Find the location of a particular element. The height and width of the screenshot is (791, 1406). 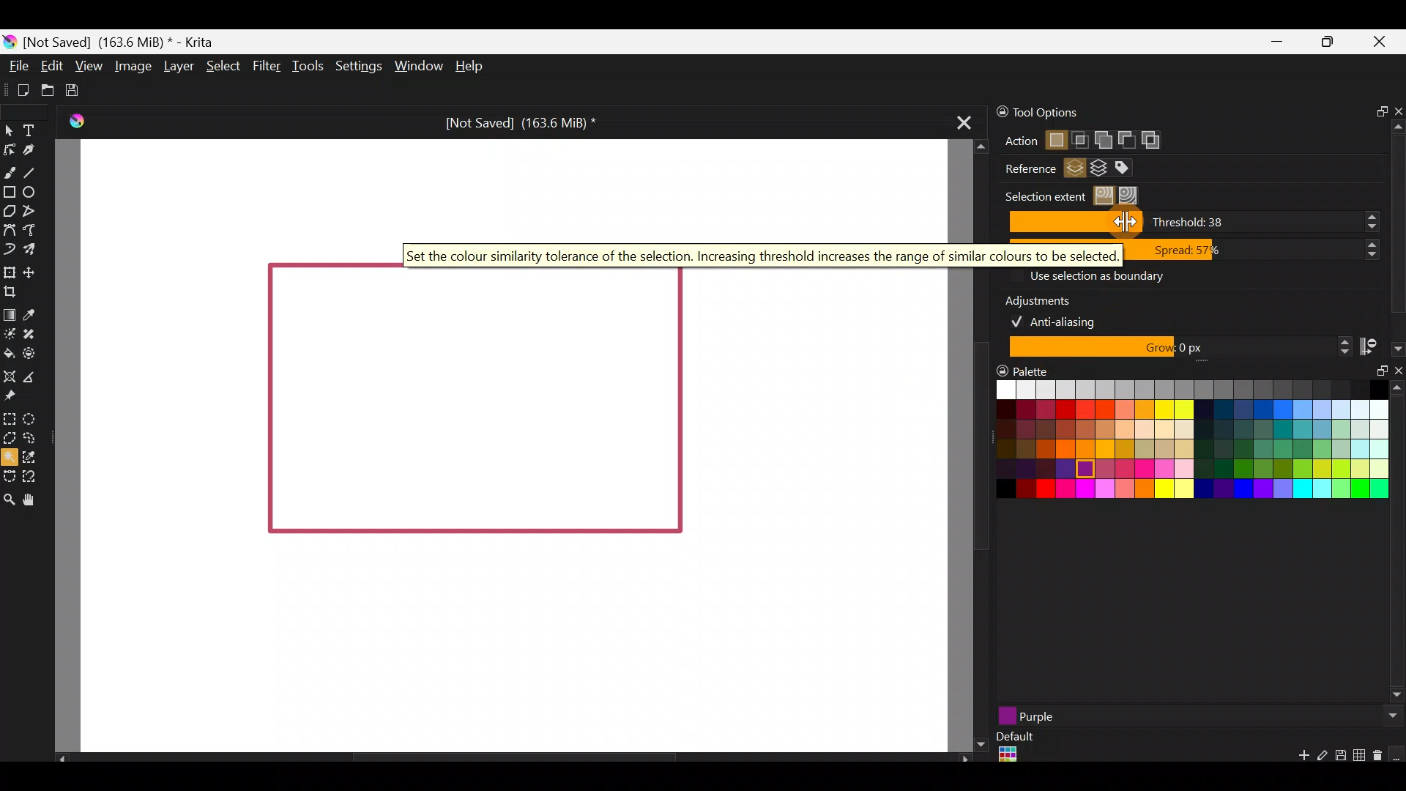

Similar colour selection tool is located at coordinates (40, 456).